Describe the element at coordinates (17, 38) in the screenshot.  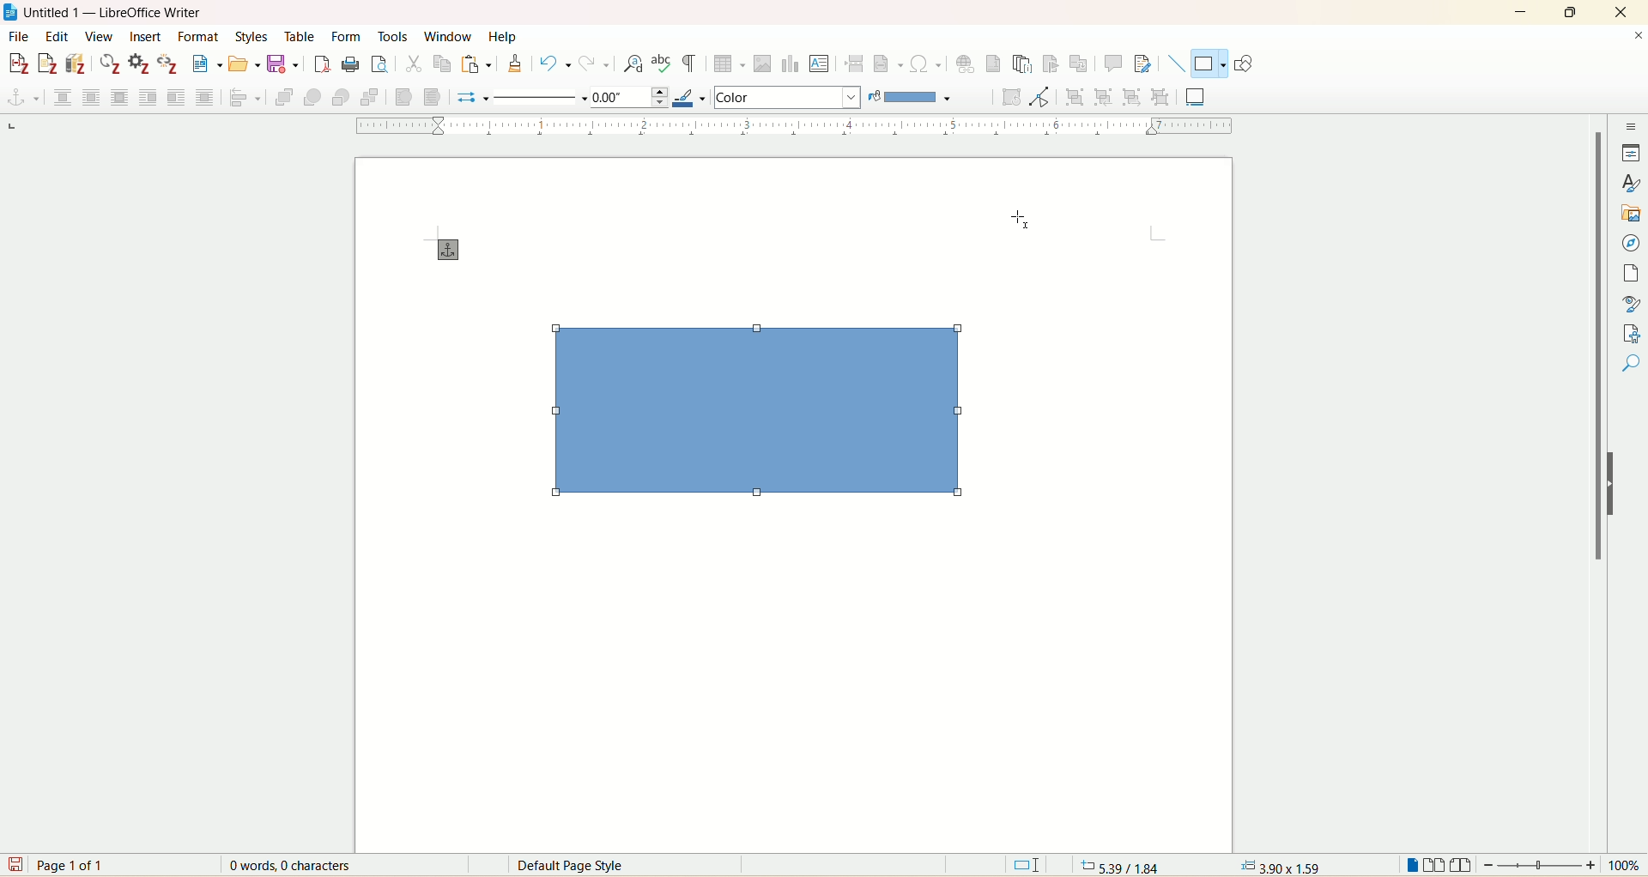
I see `file` at that location.